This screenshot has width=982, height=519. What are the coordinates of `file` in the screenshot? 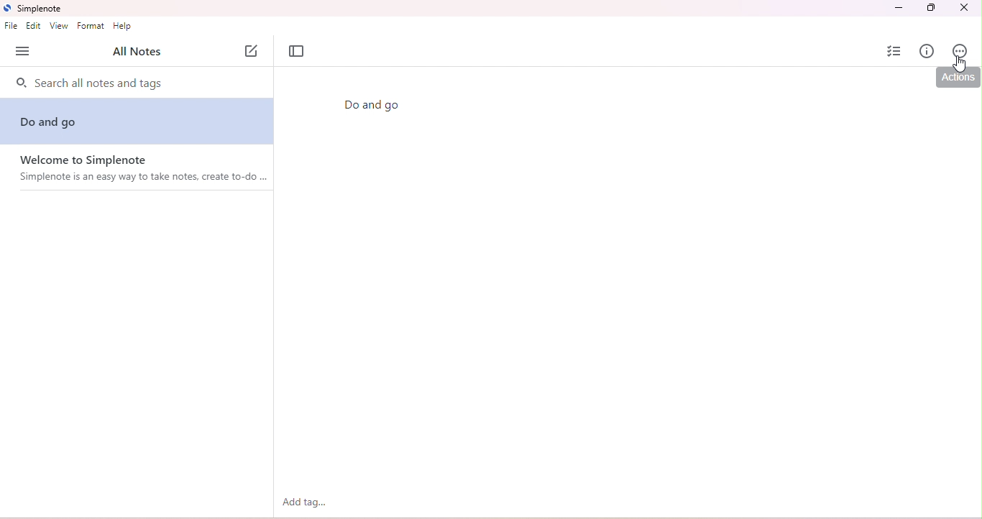 It's located at (11, 27).